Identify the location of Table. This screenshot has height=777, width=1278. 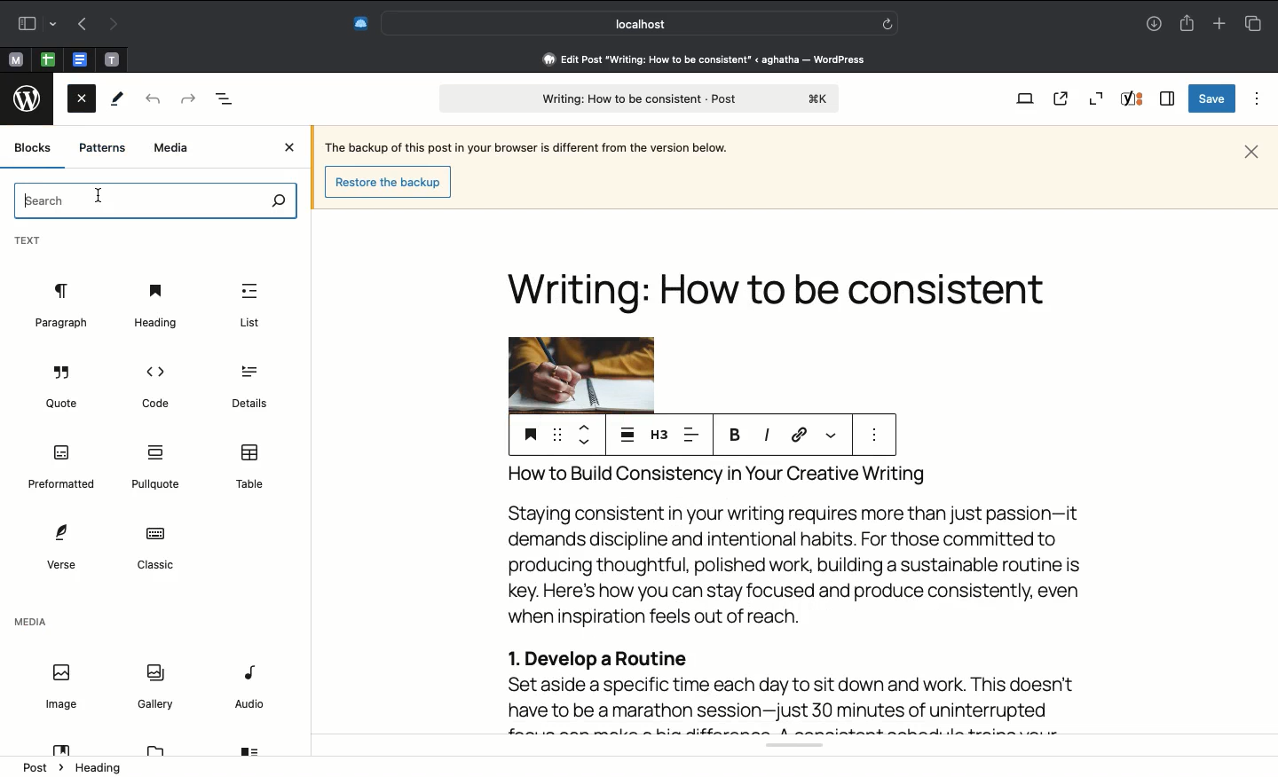
(252, 467).